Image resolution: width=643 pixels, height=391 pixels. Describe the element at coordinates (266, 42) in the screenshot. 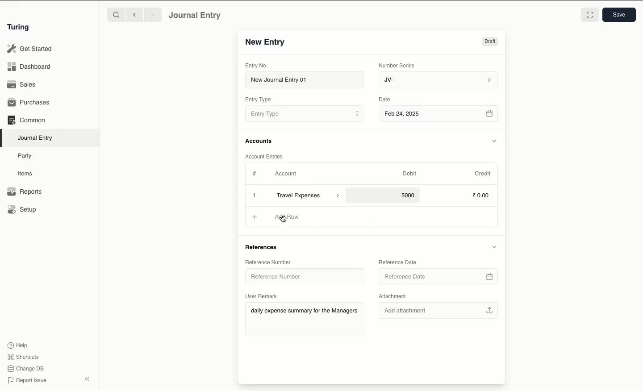

I see `New Entry` at that location.